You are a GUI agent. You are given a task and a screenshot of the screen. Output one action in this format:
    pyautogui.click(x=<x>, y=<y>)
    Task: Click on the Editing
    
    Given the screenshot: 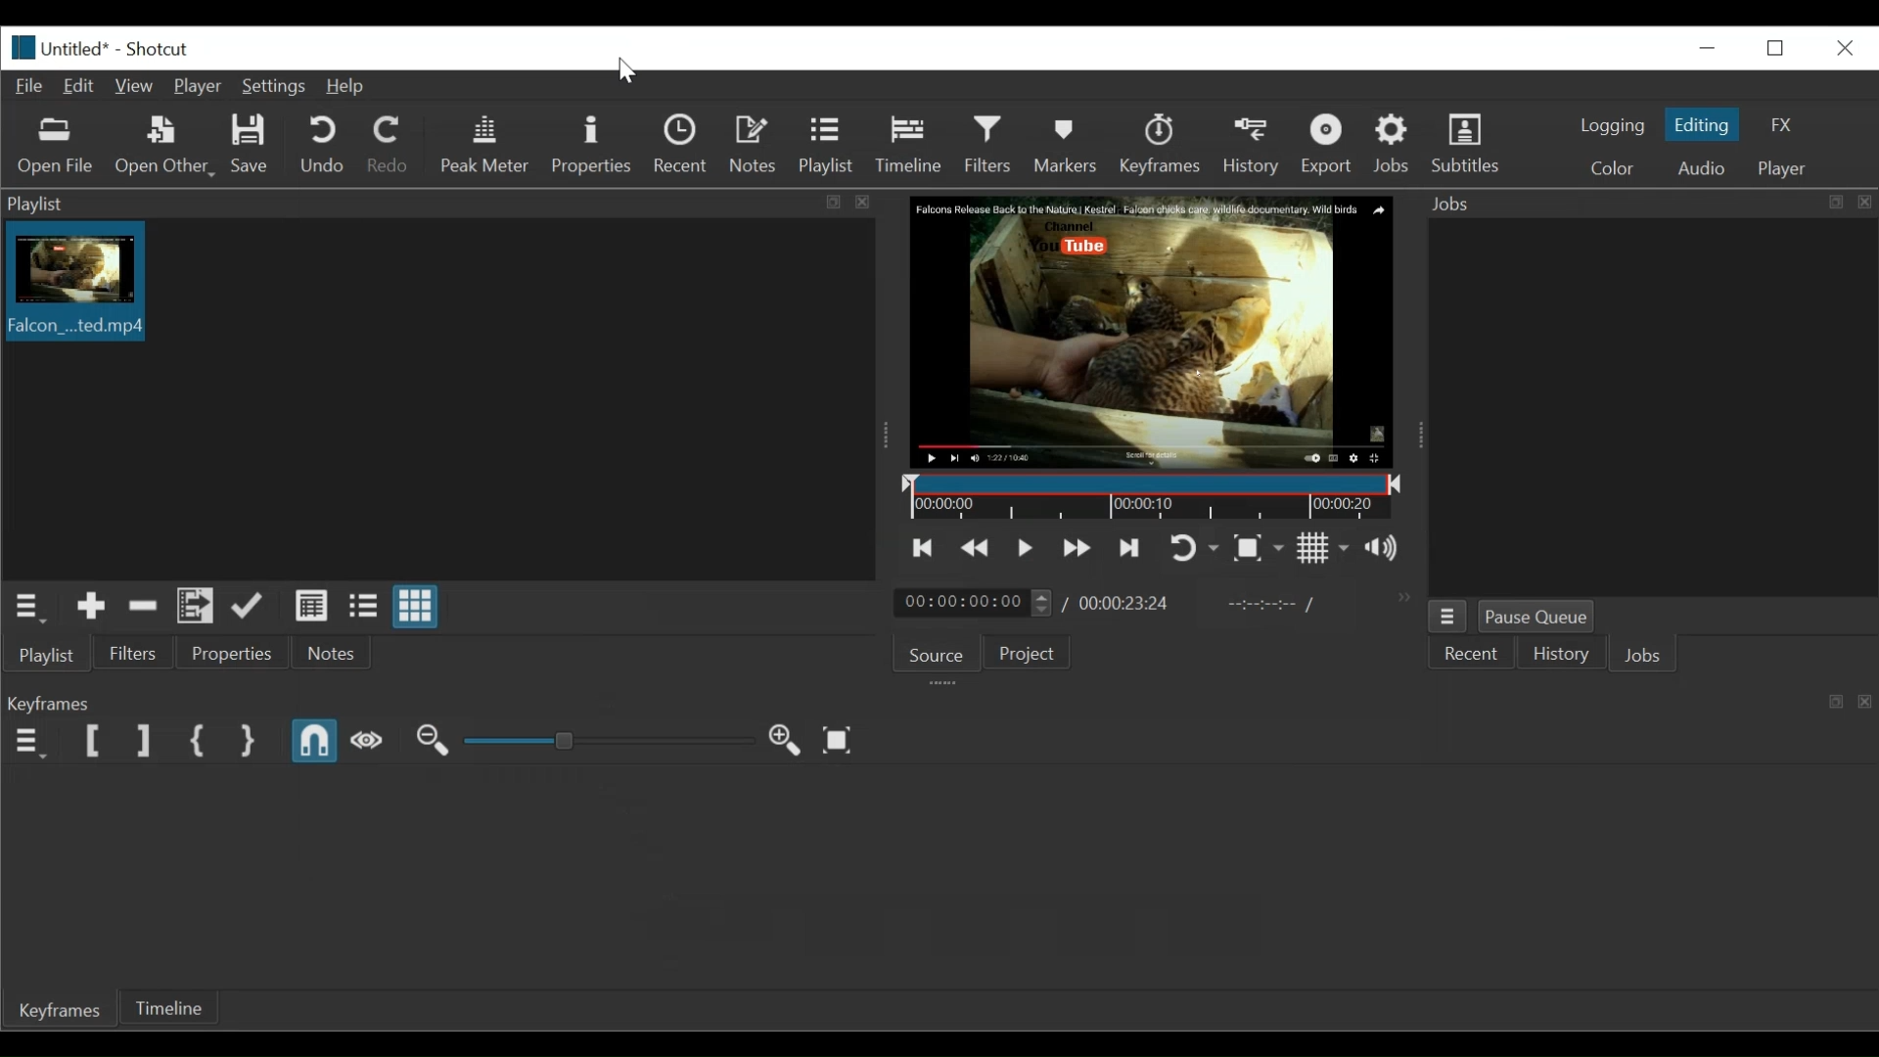 What is the action you would take?
    pyautogui.click(x=1705, y=124)
    